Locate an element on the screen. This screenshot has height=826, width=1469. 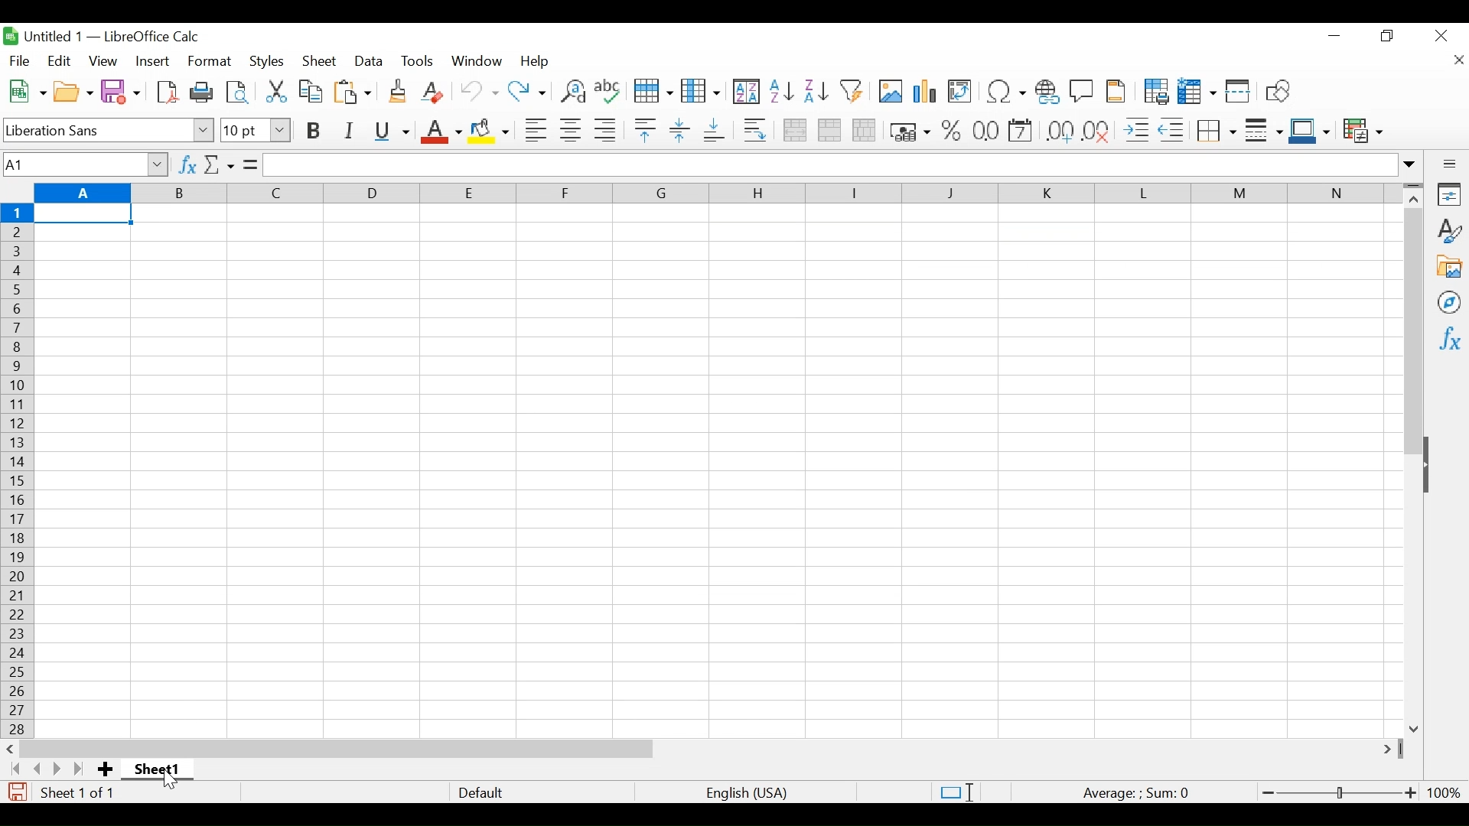
Window is located at coordinates (477, 61).